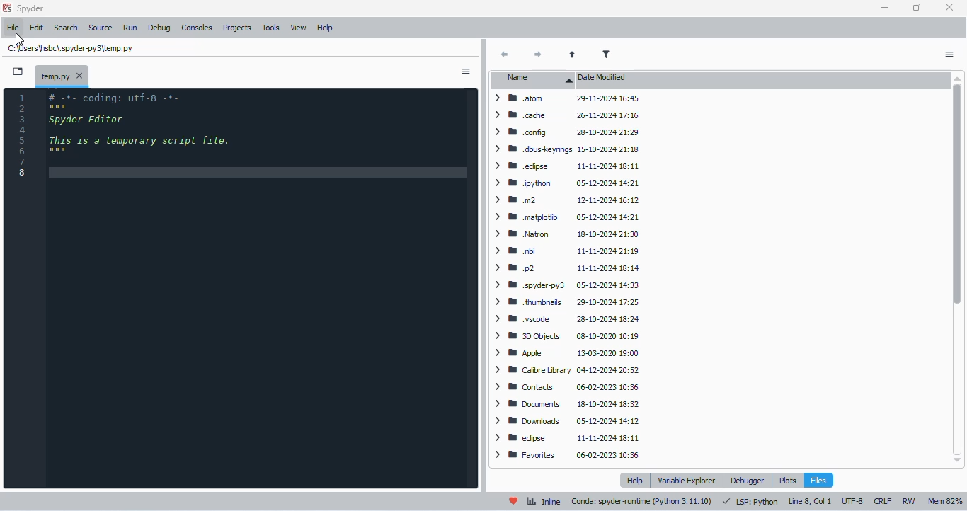 The width and height of the screenshot is (967, 511). What do you see at coordinates (955, 268) in the screenshot?
I see `vertical scroll bar` at bounding box center [955, 268].